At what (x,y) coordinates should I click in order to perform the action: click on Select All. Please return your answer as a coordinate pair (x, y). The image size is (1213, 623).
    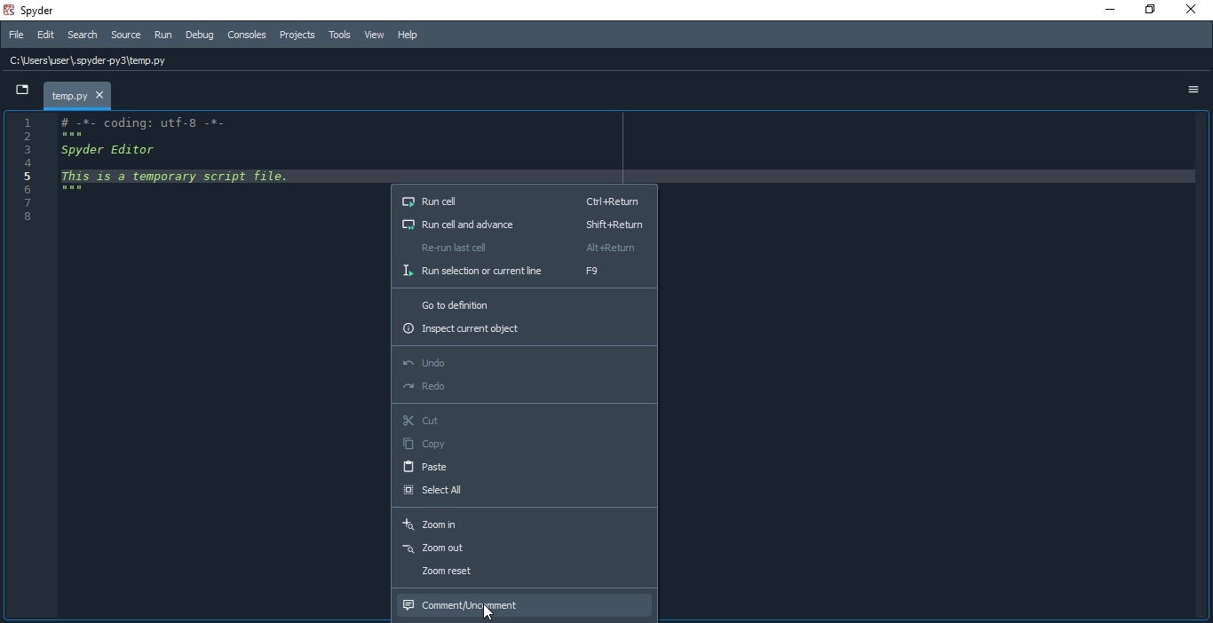
    Looking at the image, I should click on (525, 493).